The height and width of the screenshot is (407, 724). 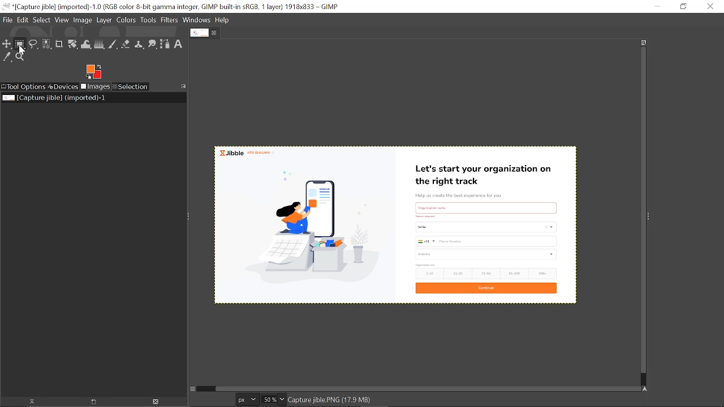 I want to click on Current image, so click(x=53, y=98).